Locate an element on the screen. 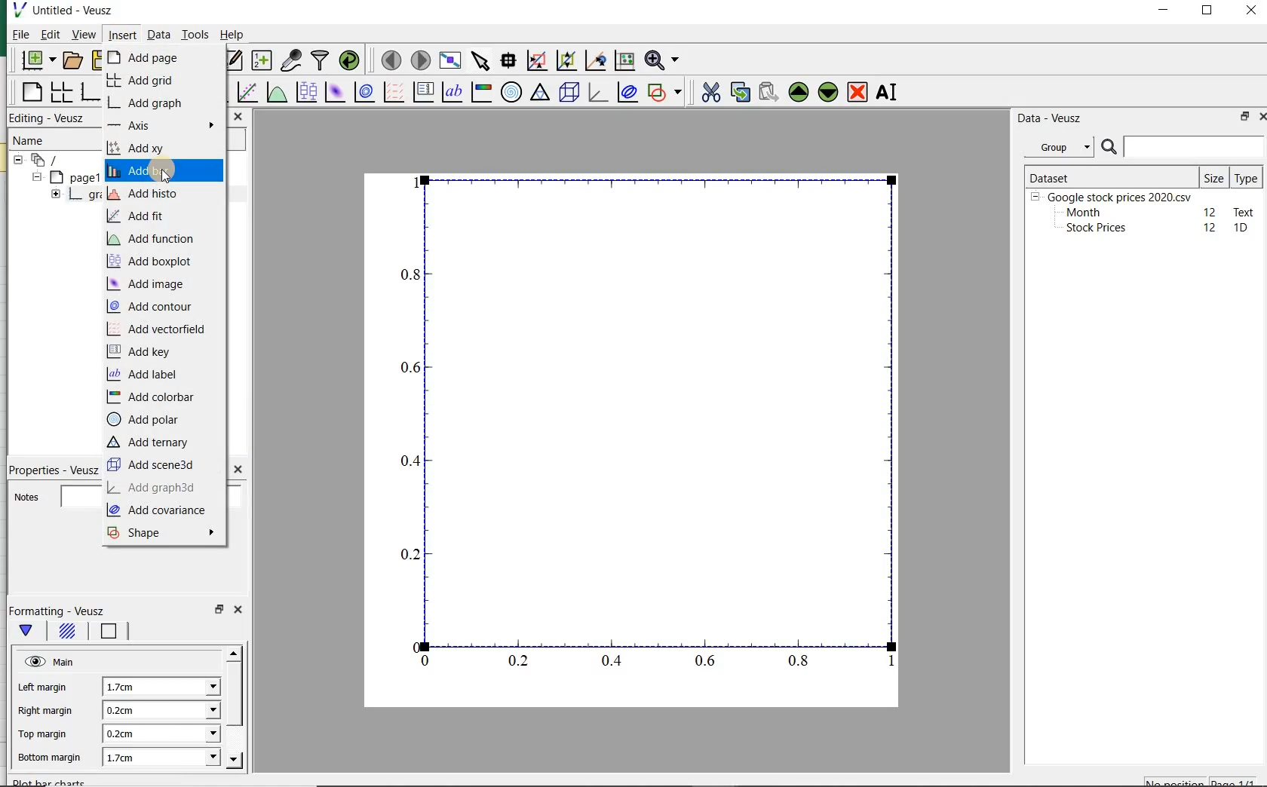 This screenshot has width=1267, height=787. scrollbar is located at coordinates (235, 707).